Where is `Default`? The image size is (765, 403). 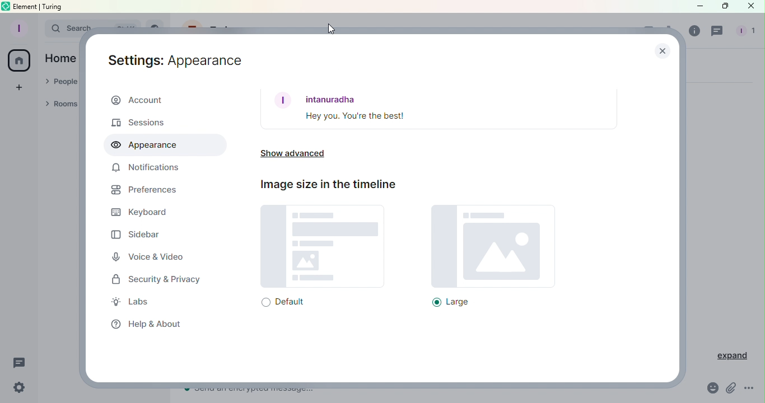 Default is located at coordinates (319, 257).